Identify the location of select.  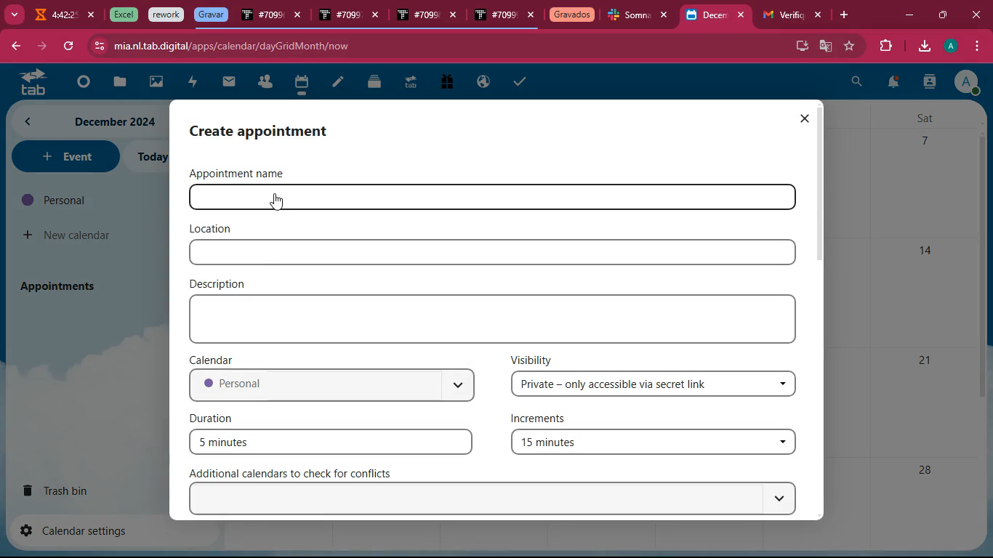
(496, 499).